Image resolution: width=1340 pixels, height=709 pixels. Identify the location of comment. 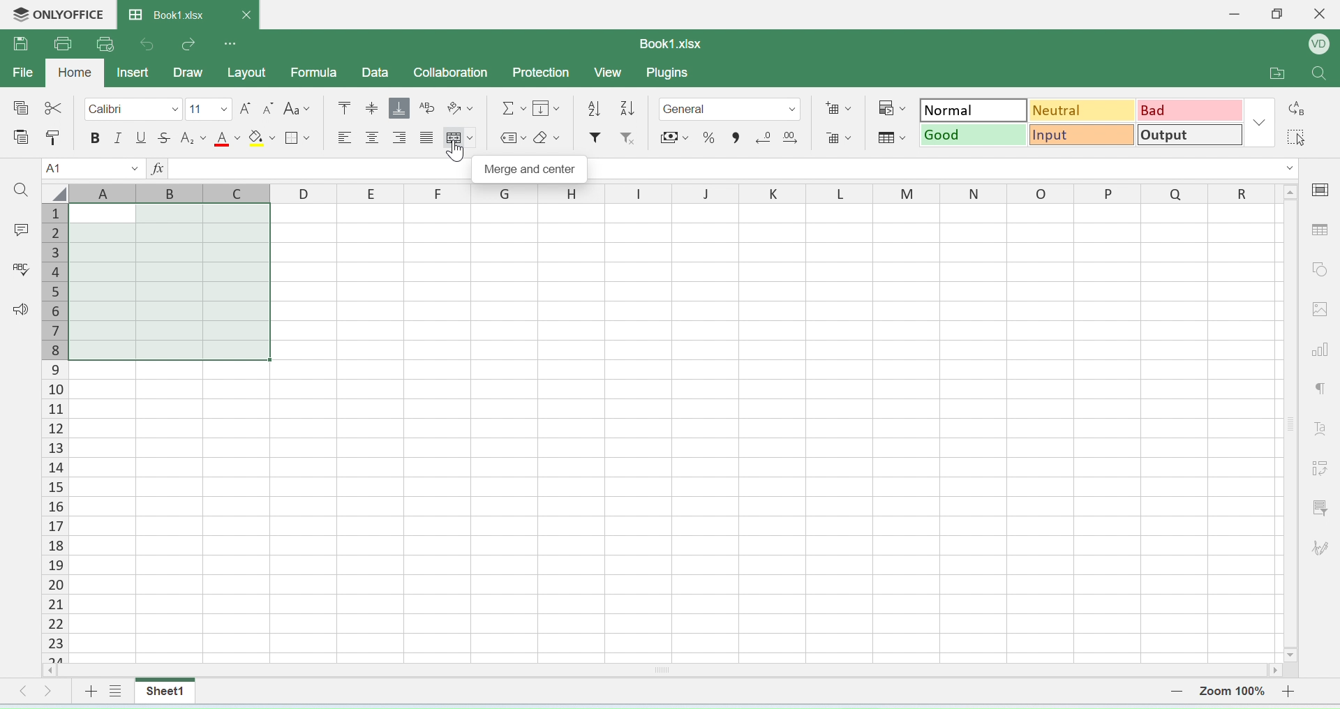
(24, 228).